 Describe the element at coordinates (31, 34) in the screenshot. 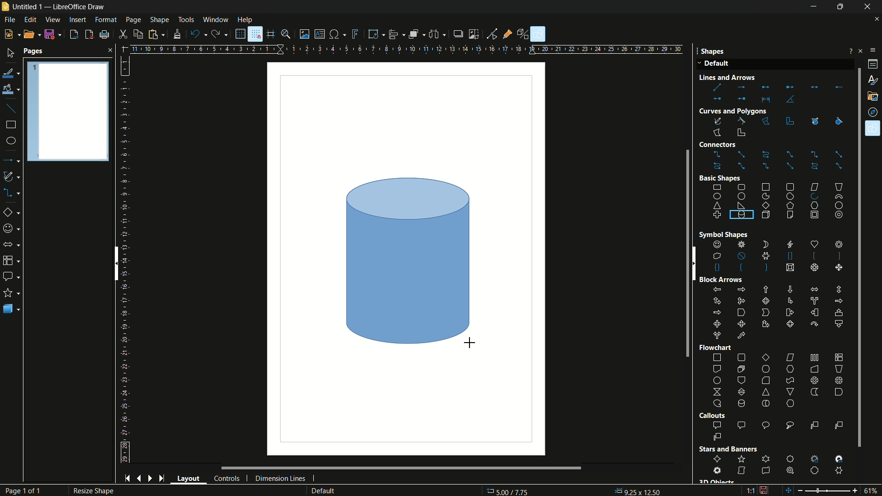

I see `open file` at that location.